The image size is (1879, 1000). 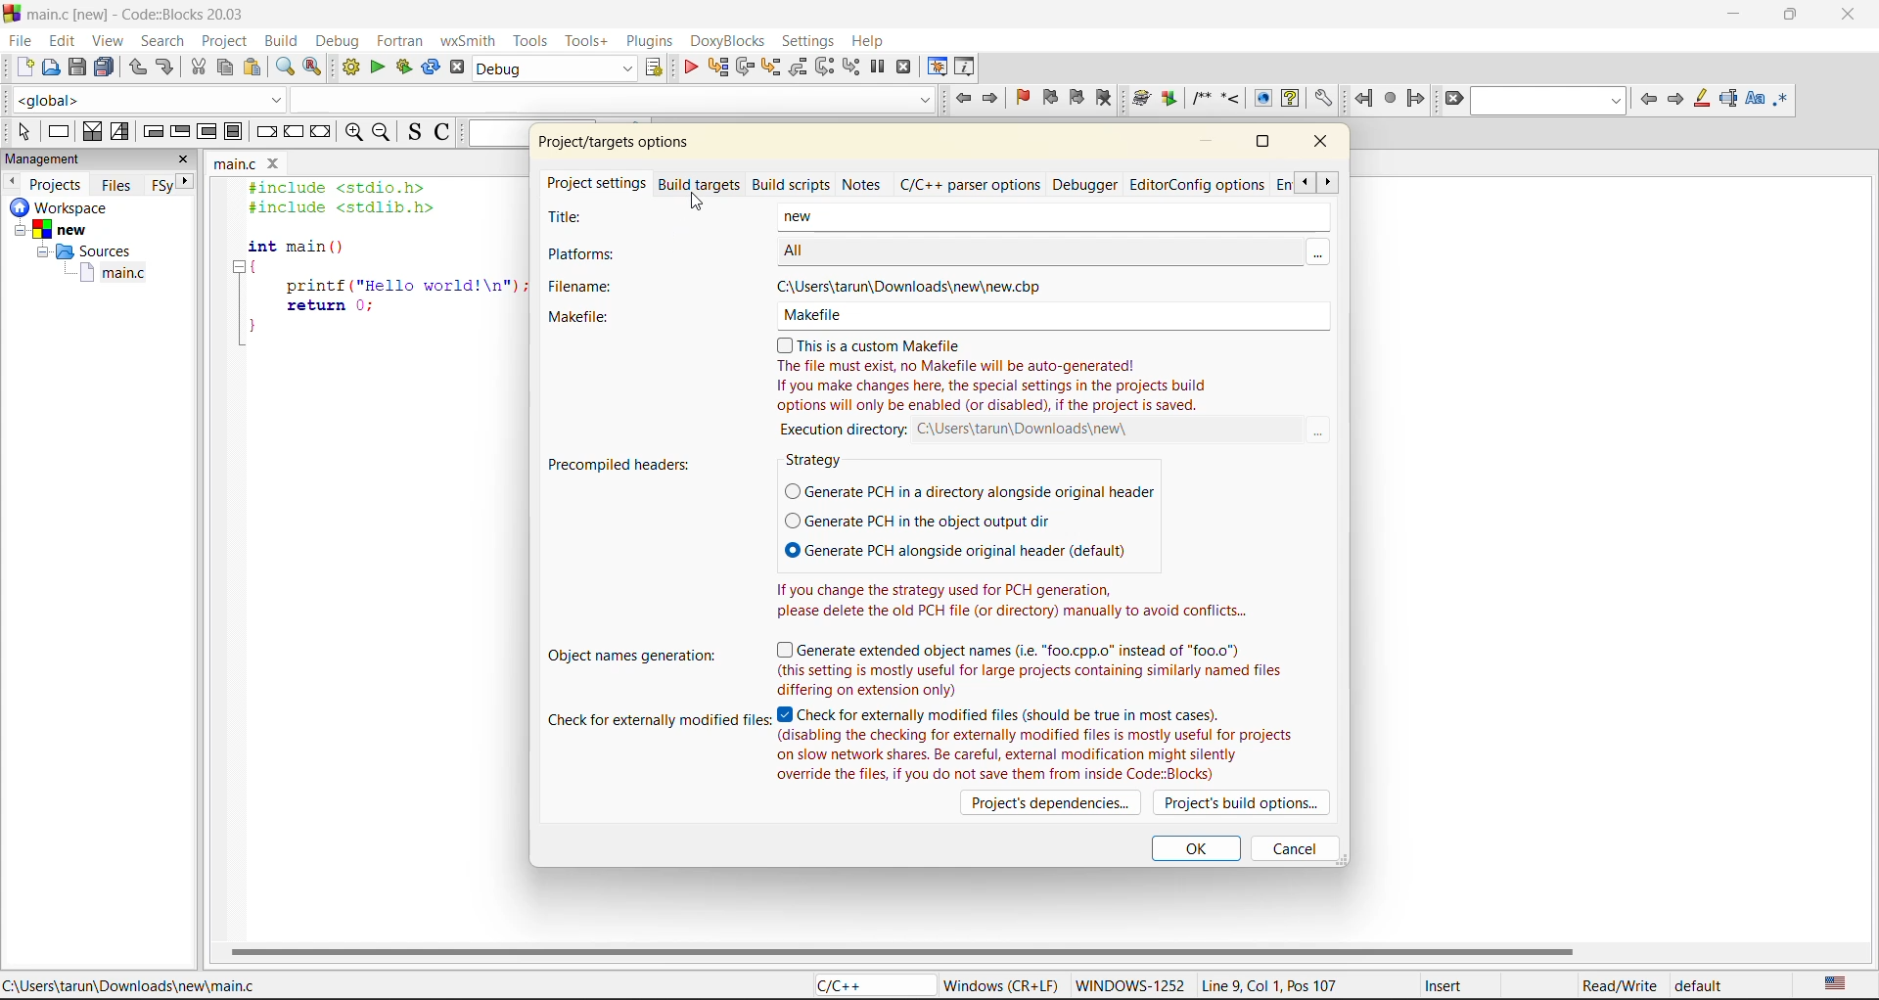 What do you see at coordinates (1035, 755) in the screenshot?
I see `(disabling the checking for externally modified files is mostly useful for projects
on slow network shares. Be careful, external modification might silently
override the files, if you do not save them from inside Code=Blocks)` at bounding box center [1035, 755].